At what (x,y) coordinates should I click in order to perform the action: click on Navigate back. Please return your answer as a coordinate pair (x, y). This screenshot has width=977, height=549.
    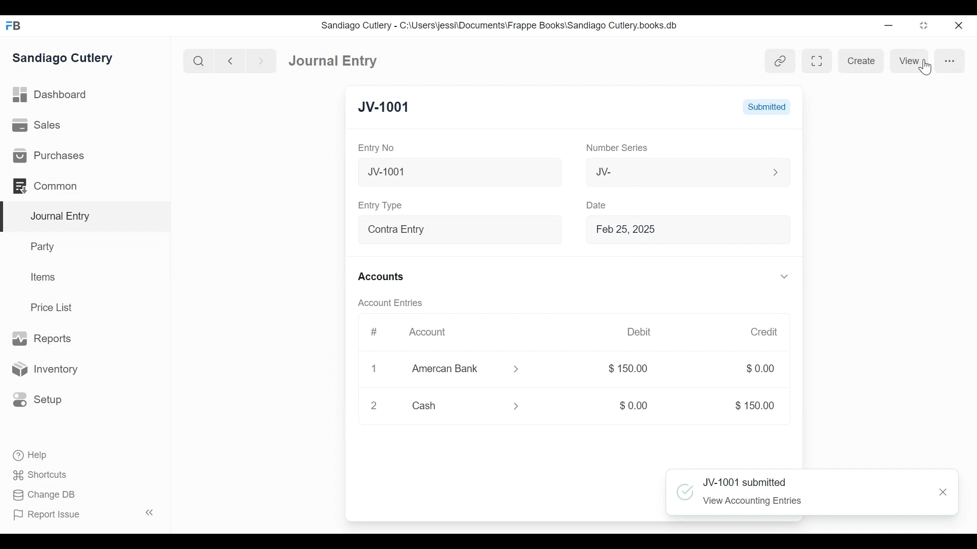
    Looking at the image, I should click on (230, 62).